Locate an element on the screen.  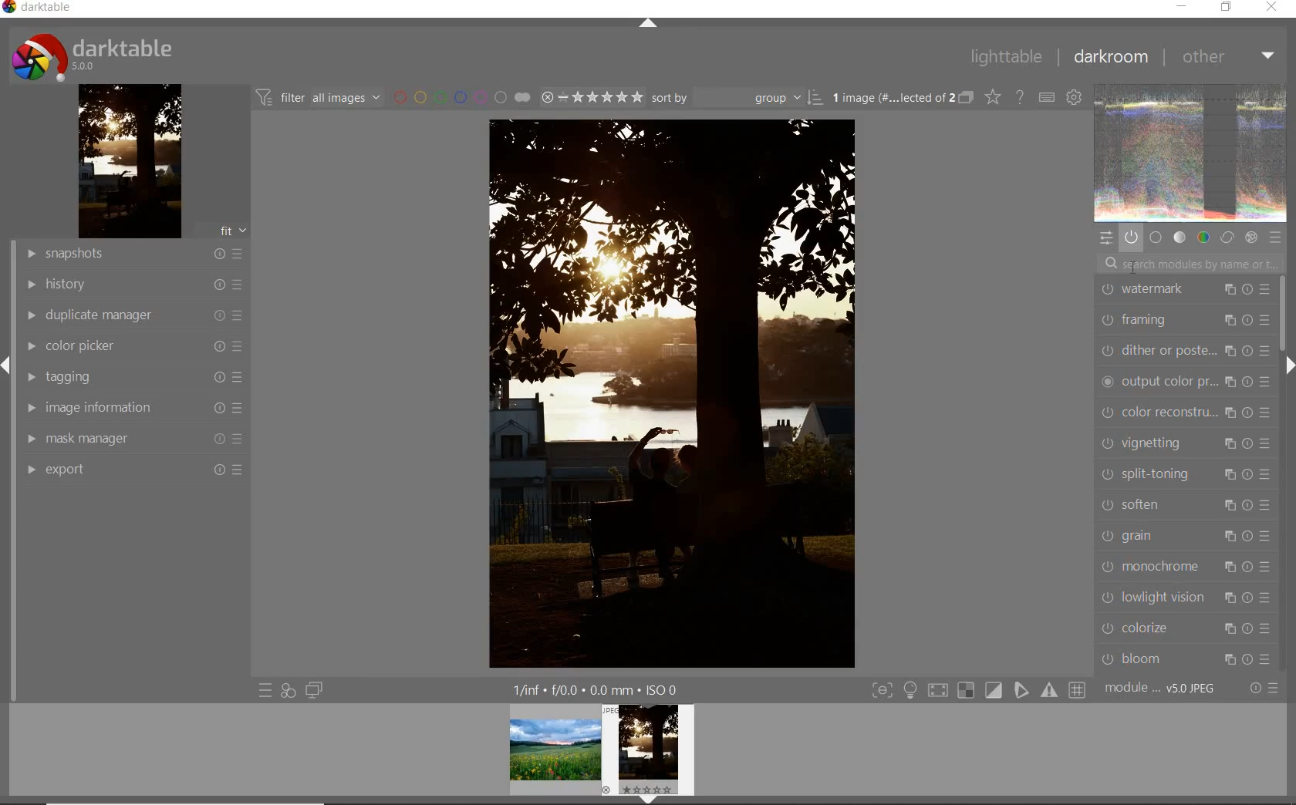
effect is located at coordinates (1250, 237).